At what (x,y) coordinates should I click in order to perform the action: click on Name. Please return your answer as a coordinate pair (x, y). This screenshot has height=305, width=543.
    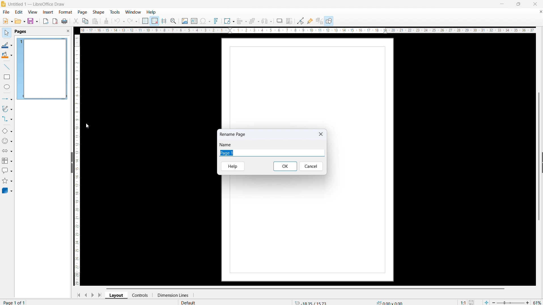
    Looking at the image, I should click on (226, 145).